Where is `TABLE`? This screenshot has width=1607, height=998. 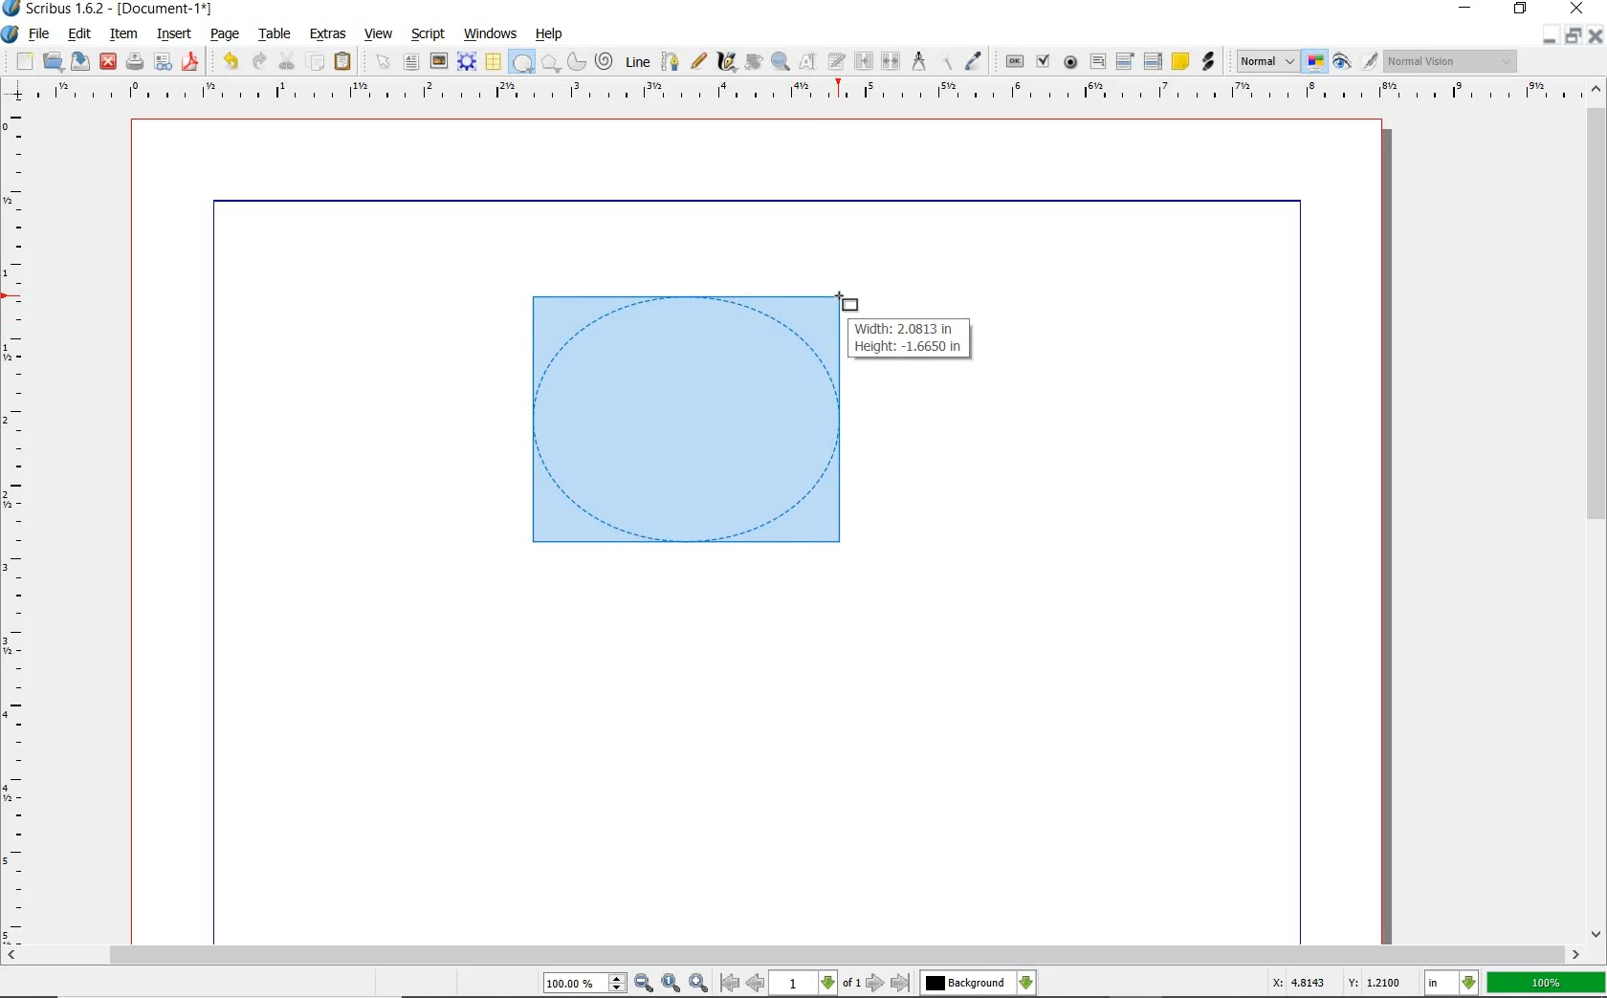
TABLE is located at coordinates (275, 34).